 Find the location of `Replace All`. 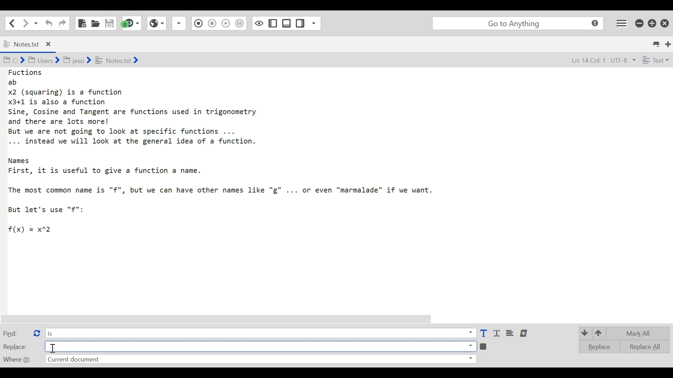

Replace All is located at coordinates (640, 346).